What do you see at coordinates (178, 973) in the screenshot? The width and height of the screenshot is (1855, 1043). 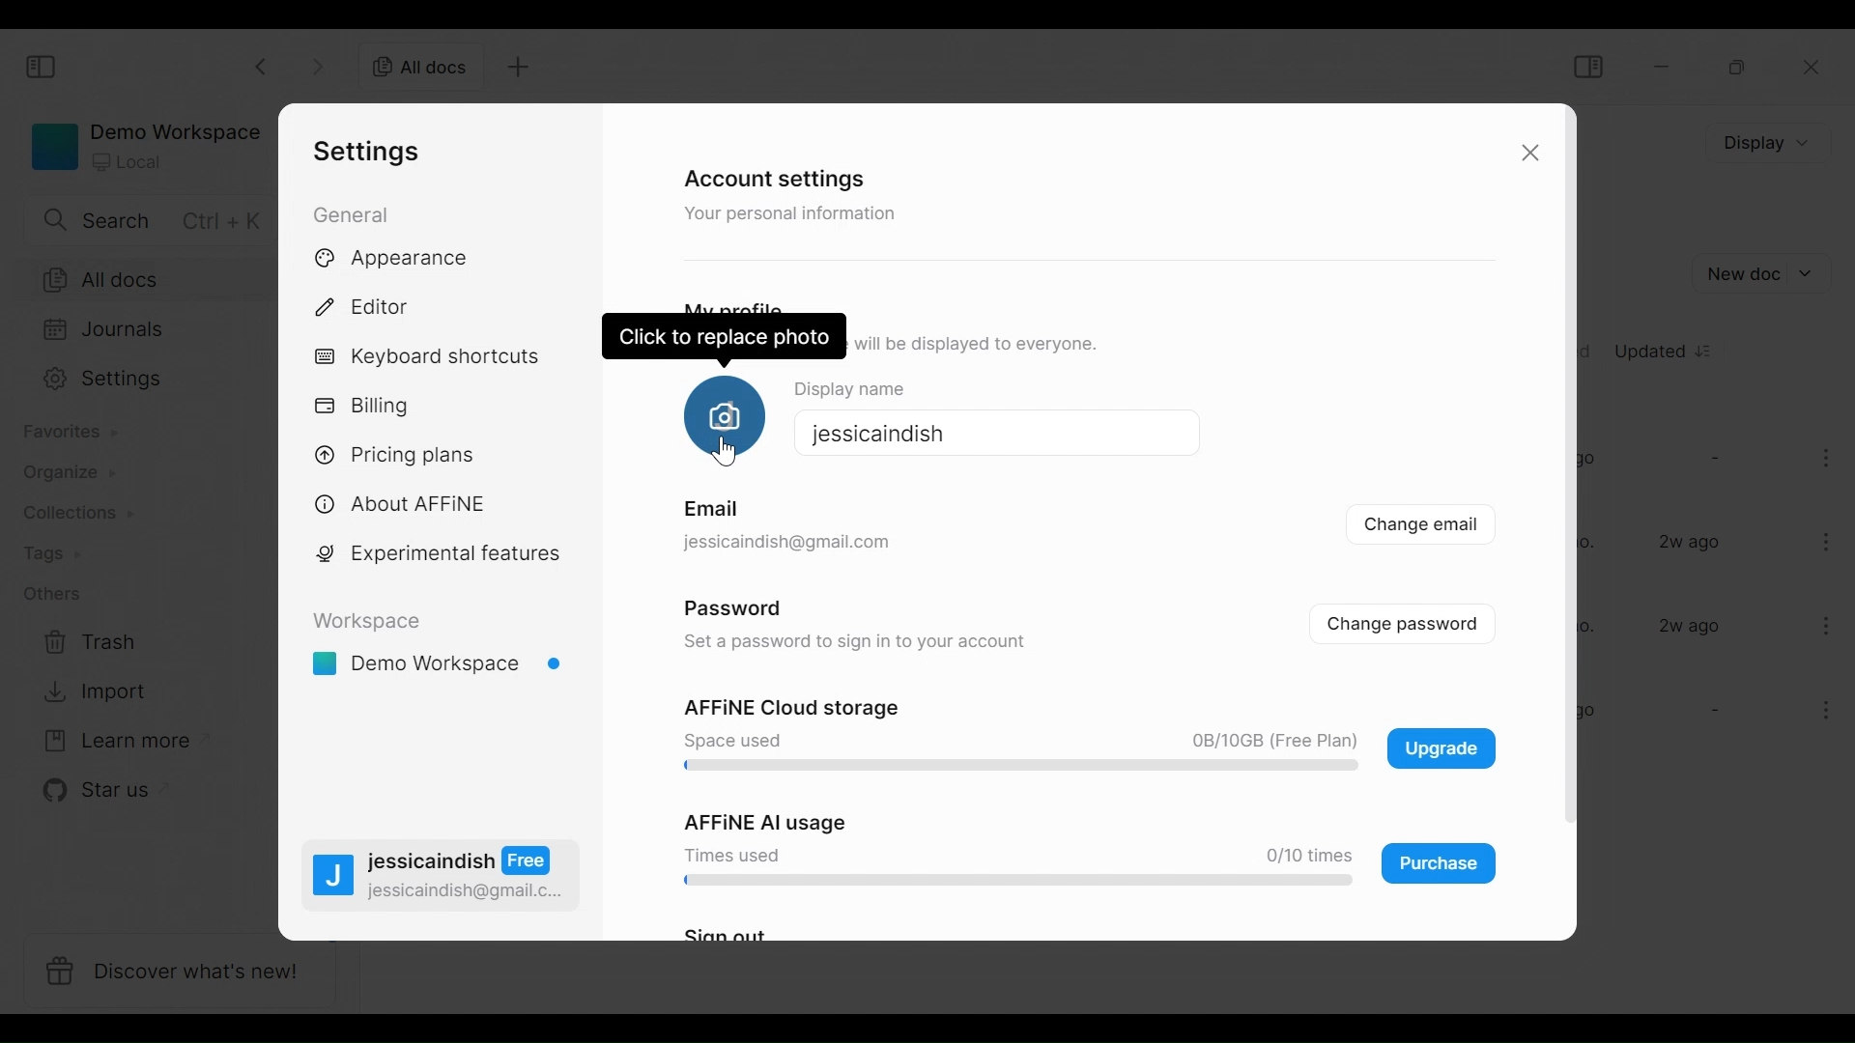 I see `Discover what's new` at bounding box center [178, 973].